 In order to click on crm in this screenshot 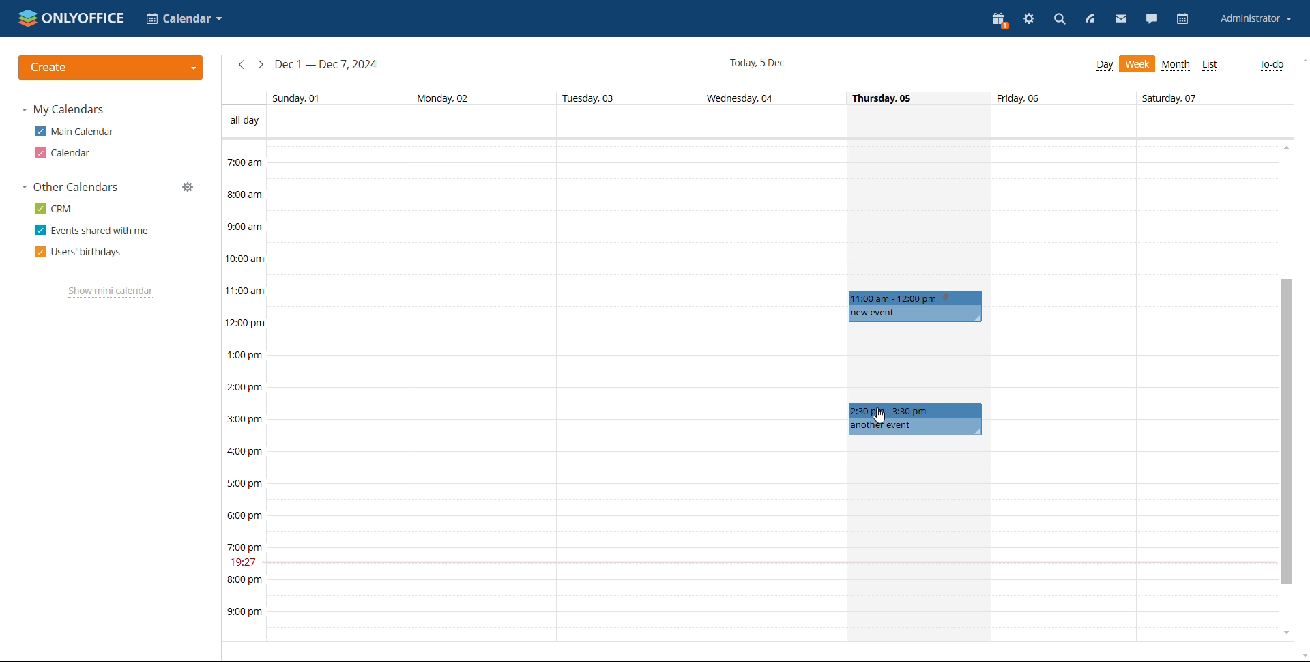, I will do `click(53, 209)`.